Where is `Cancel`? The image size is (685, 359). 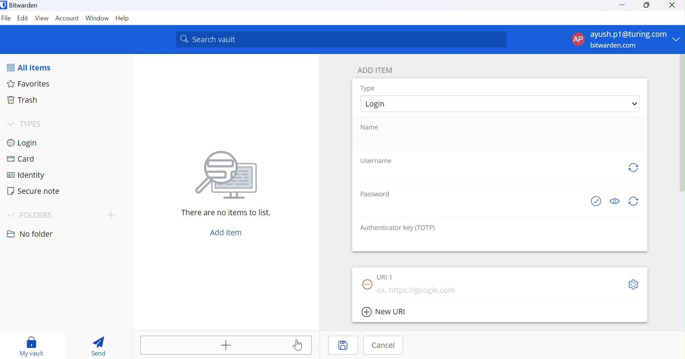 Cancel is located at coordinates (383, 345).